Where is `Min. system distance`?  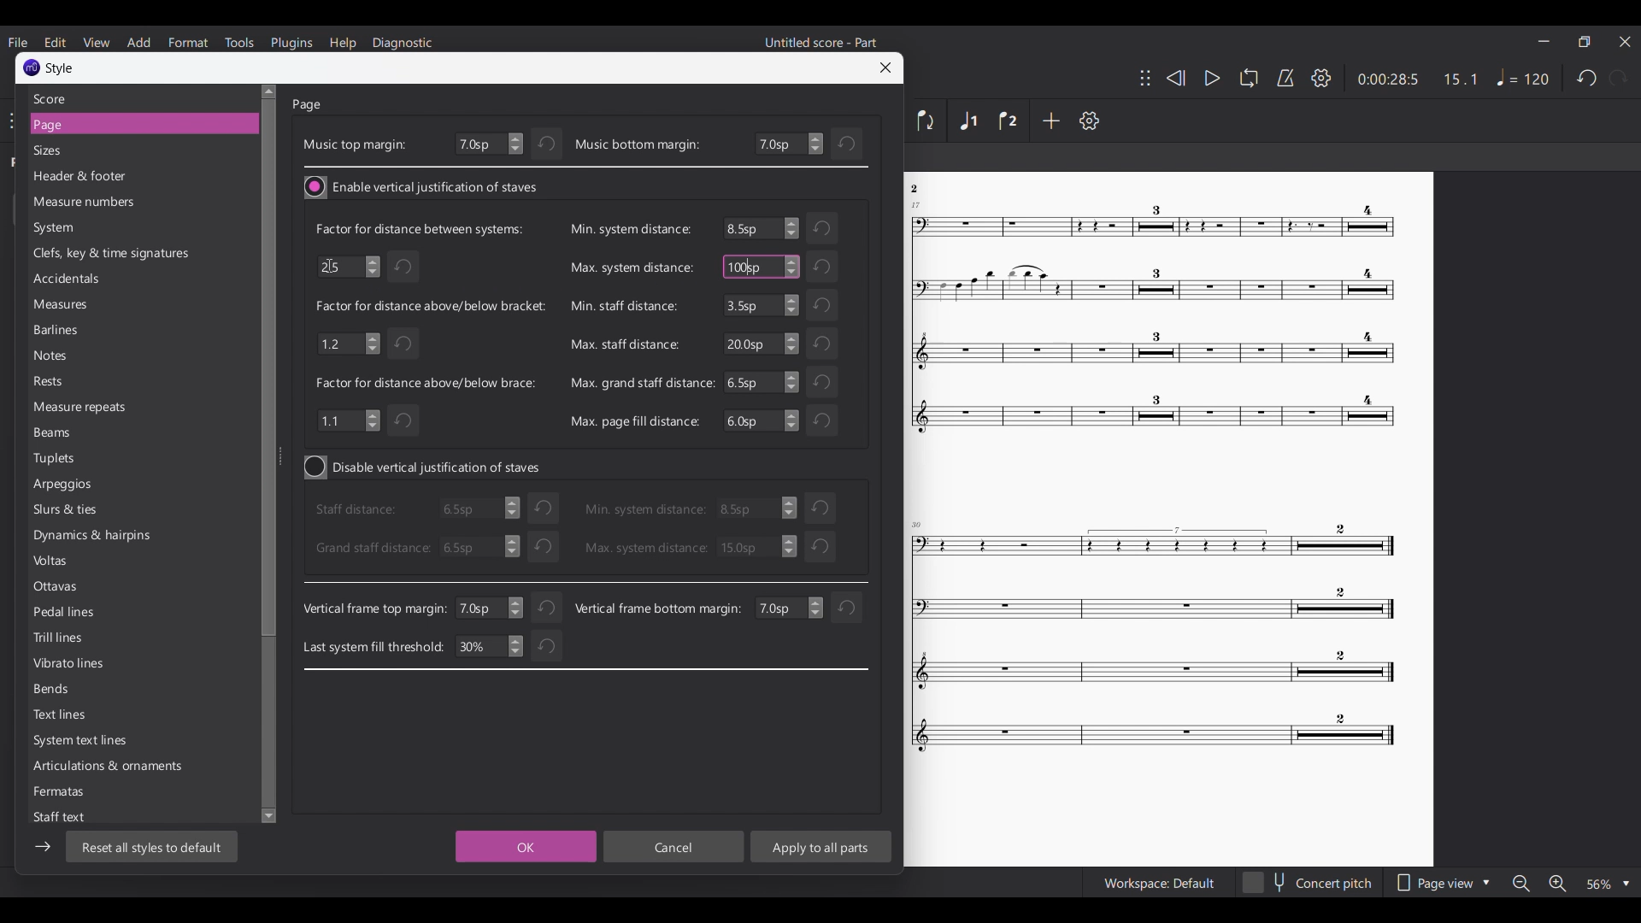
Min. system distance is located at coordinates (644, 509).